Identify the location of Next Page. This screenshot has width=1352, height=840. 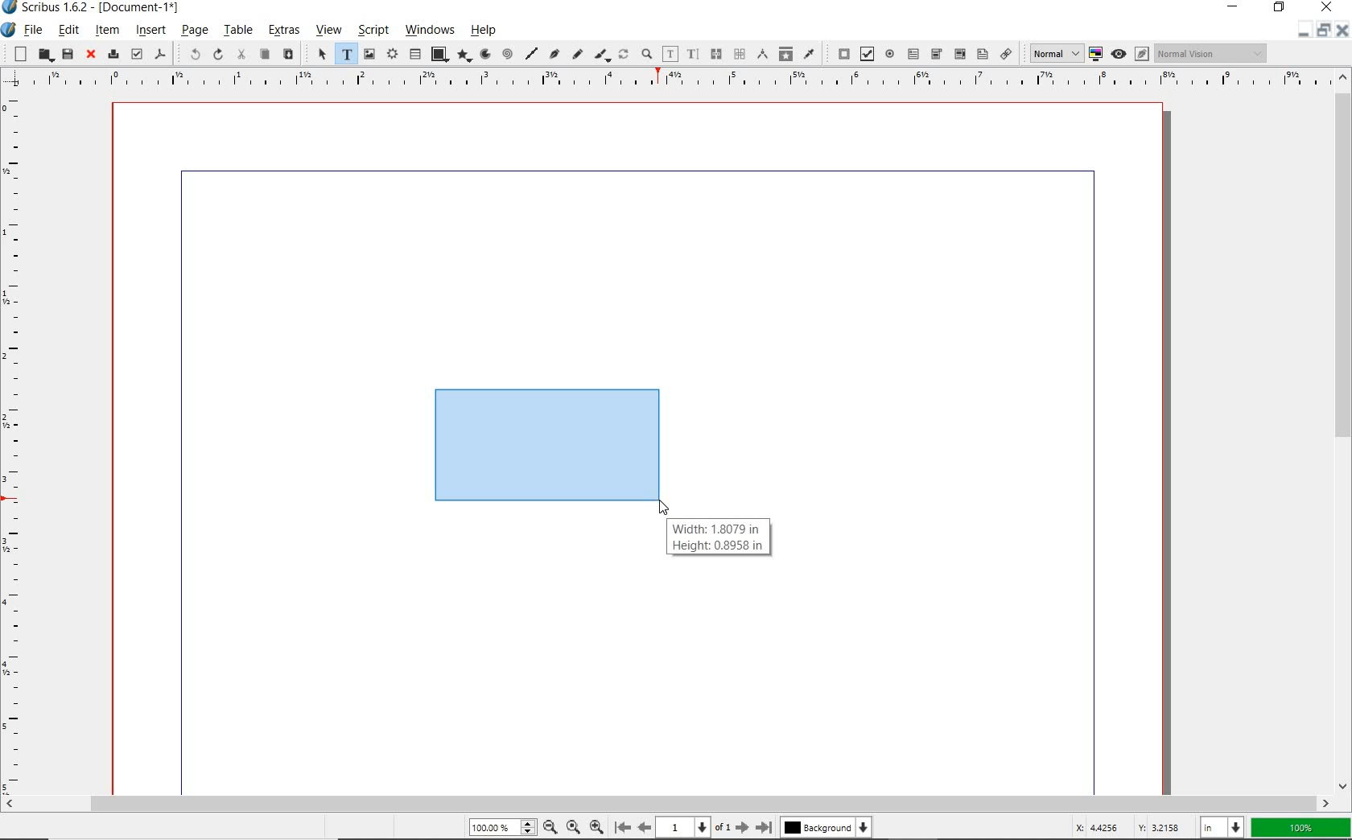
(744, 827).